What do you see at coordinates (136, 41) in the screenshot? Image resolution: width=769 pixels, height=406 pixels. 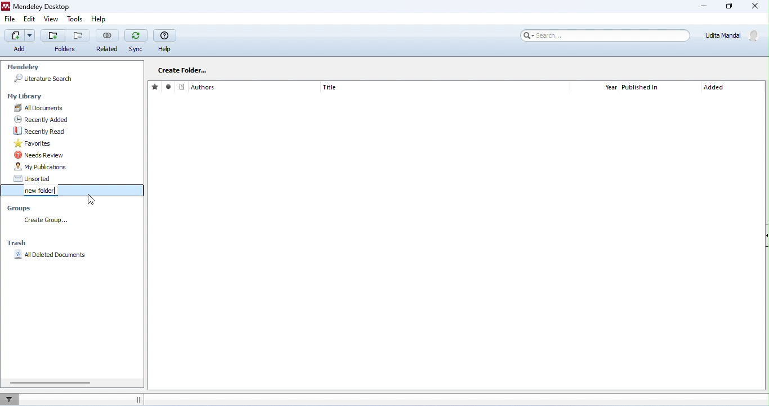 I see `sync` at bounding box center [136, 41].